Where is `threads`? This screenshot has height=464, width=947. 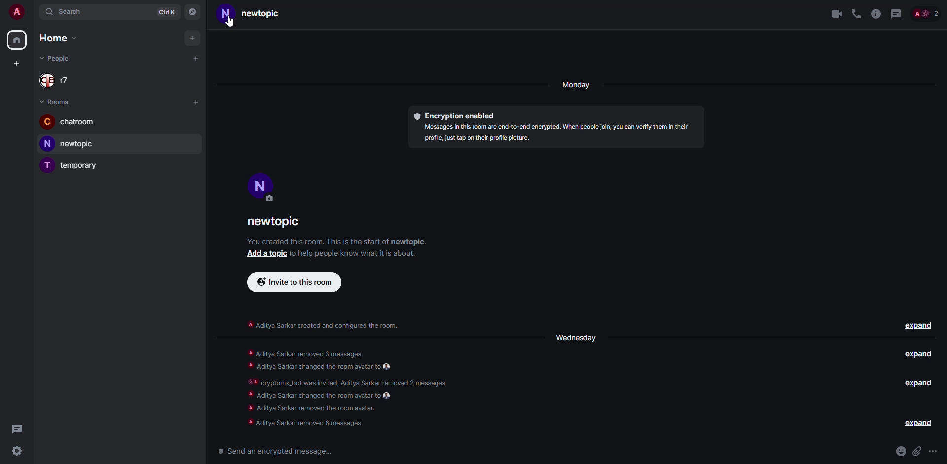
threads is located at coordinates (896, 13).